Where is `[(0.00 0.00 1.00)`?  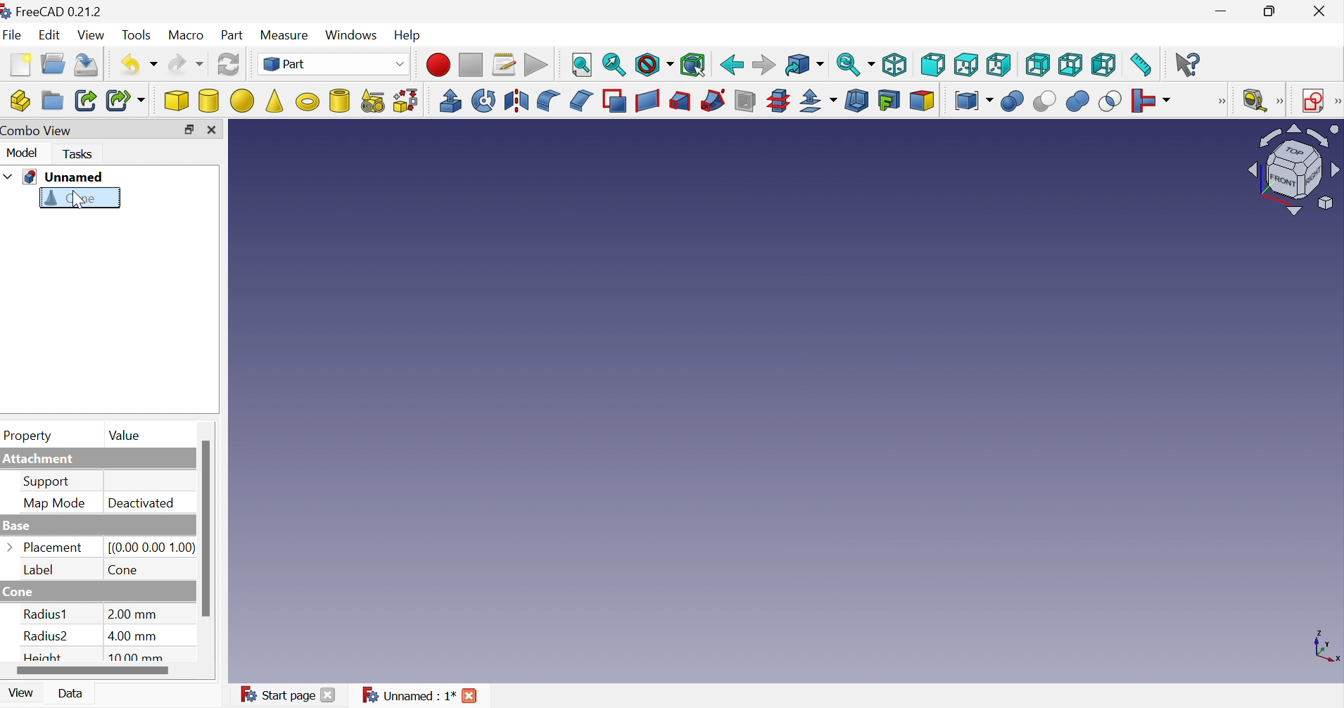 [(0.00 0.00 1.00) is located at coordinates (153, 548).